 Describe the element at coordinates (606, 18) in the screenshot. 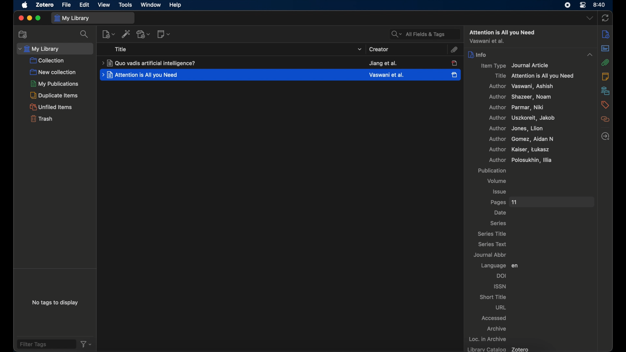

I see `sync` at that location.